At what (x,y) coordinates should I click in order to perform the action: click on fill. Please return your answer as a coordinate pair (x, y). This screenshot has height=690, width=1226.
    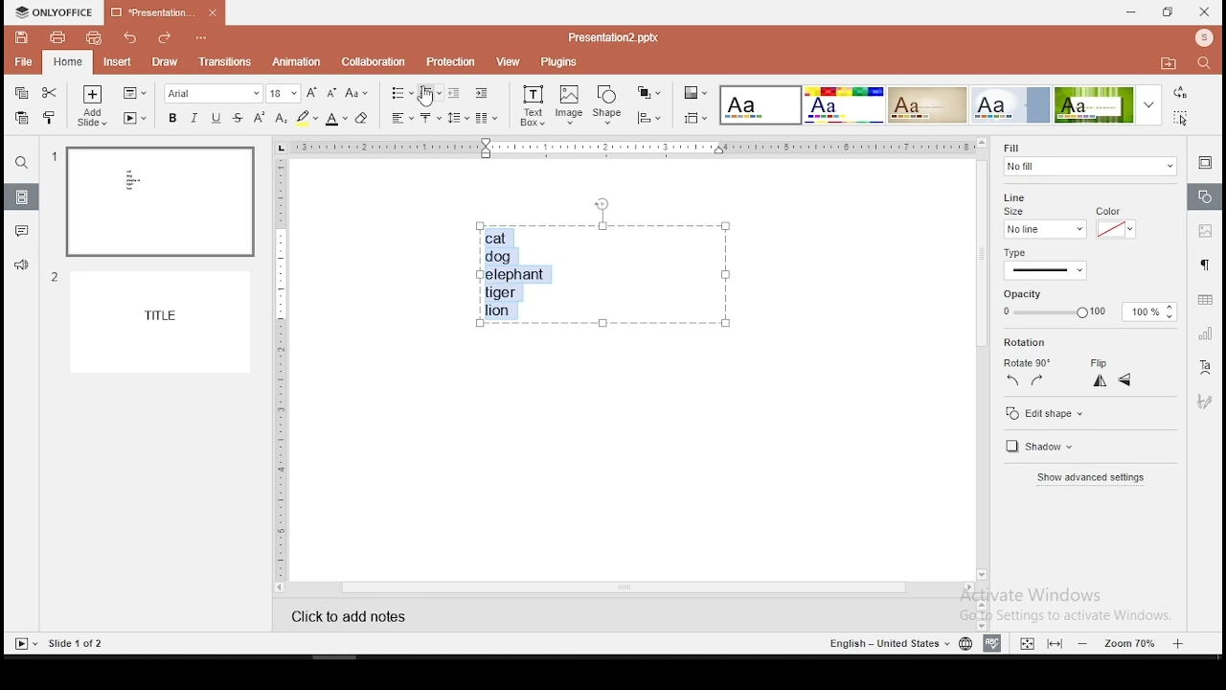
    Looking at the image, I should click on (1087, 161).